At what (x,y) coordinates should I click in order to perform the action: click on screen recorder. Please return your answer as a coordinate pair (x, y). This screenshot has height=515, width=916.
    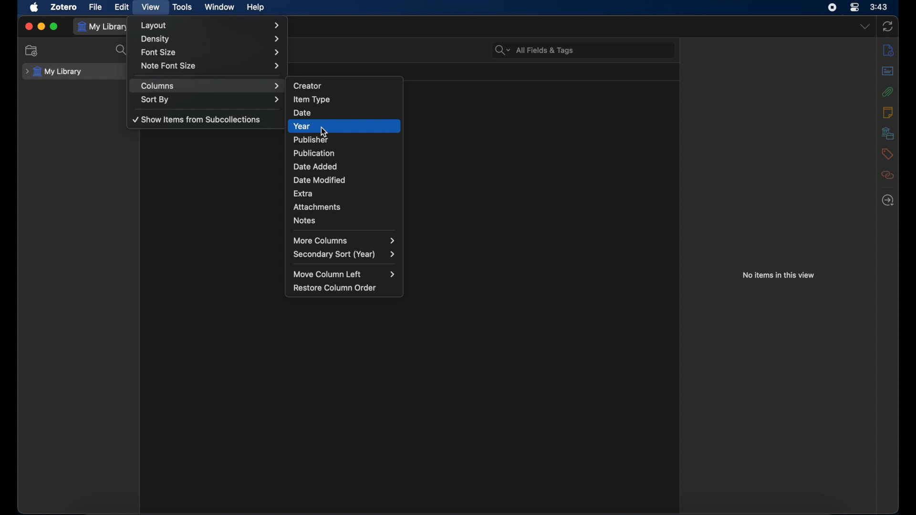
    Looking at the image, I should click on (832, 8).